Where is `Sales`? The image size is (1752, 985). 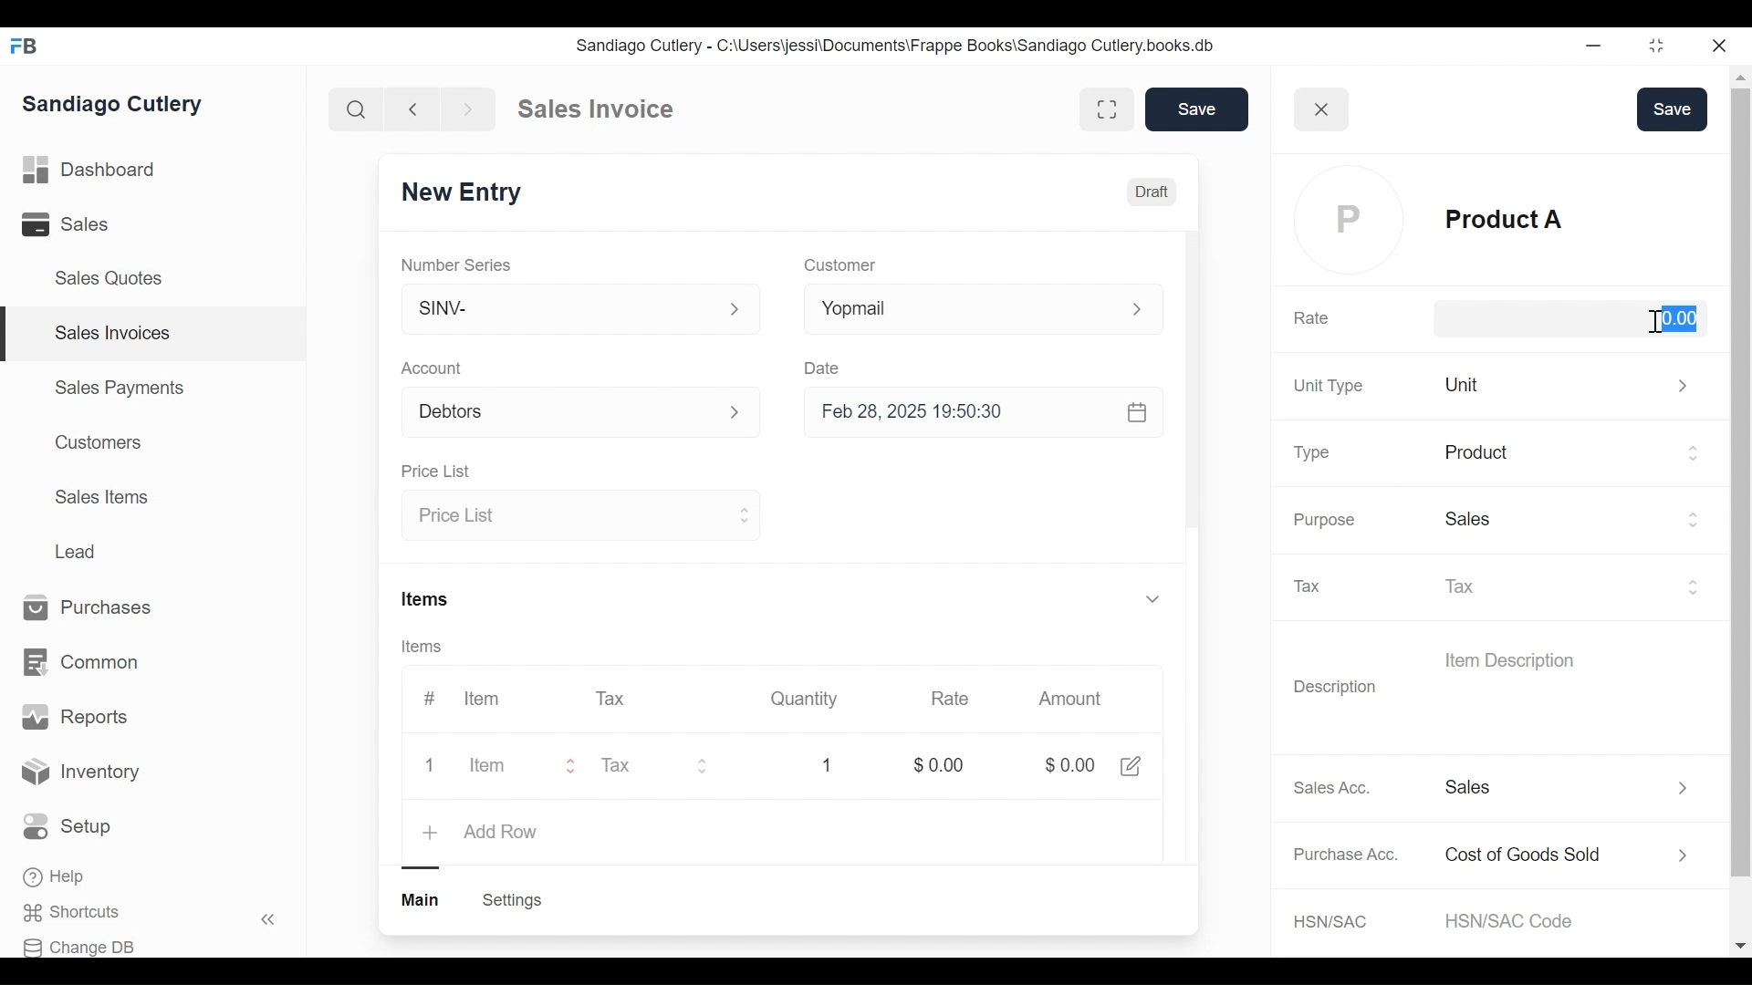 Sales is located at coordinates (1573, 522).